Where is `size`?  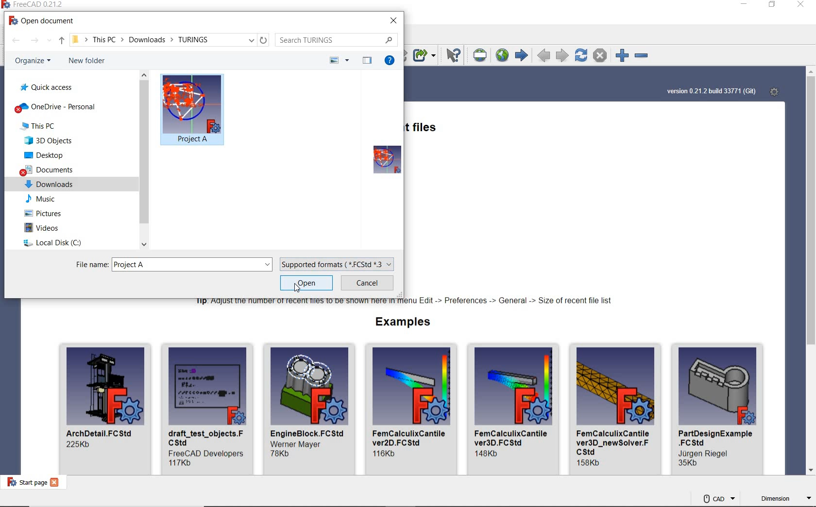
size is located at coordinates (282, 454).